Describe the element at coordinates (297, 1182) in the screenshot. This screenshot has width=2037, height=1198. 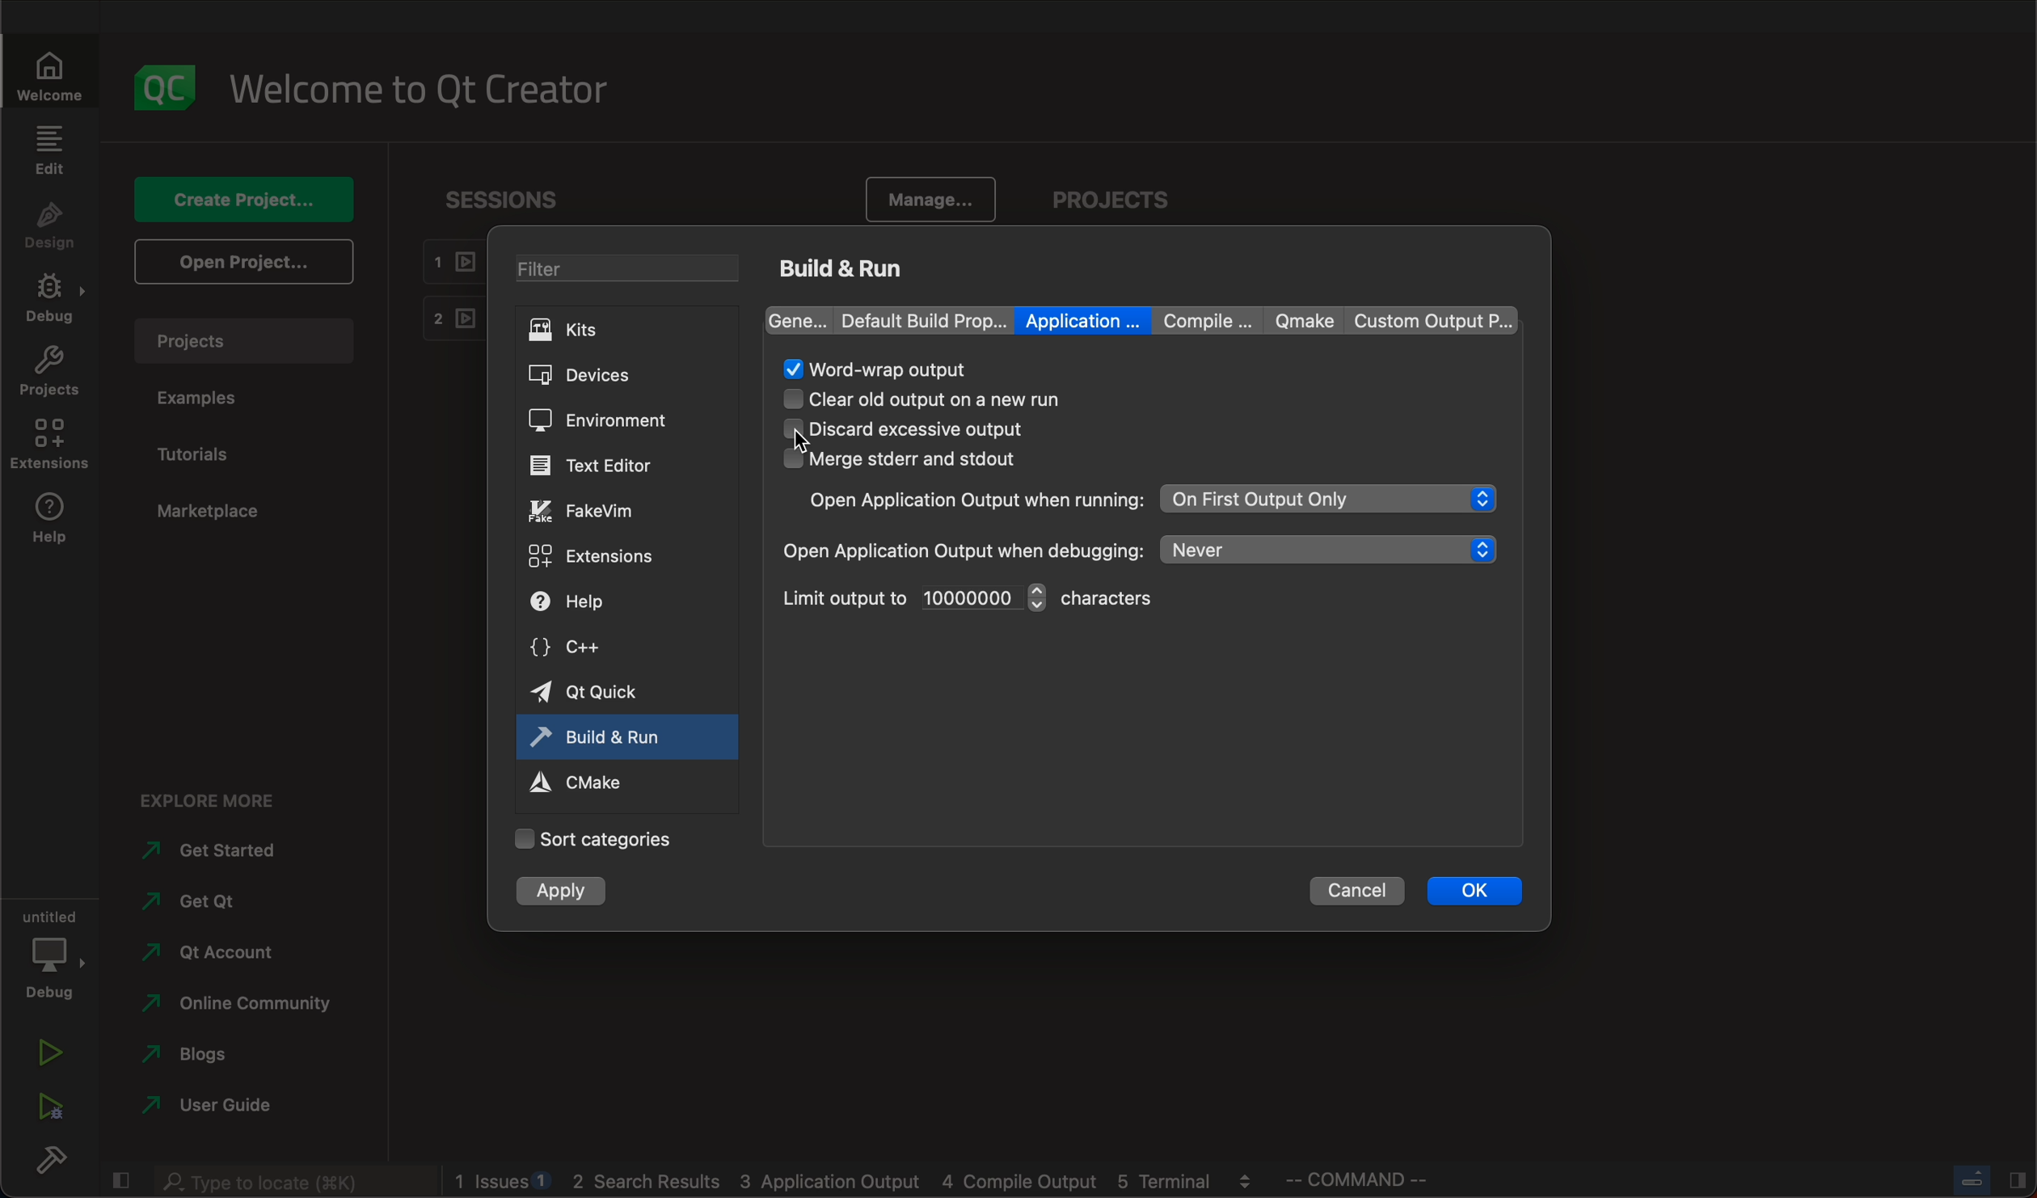
I see `search` at that location.